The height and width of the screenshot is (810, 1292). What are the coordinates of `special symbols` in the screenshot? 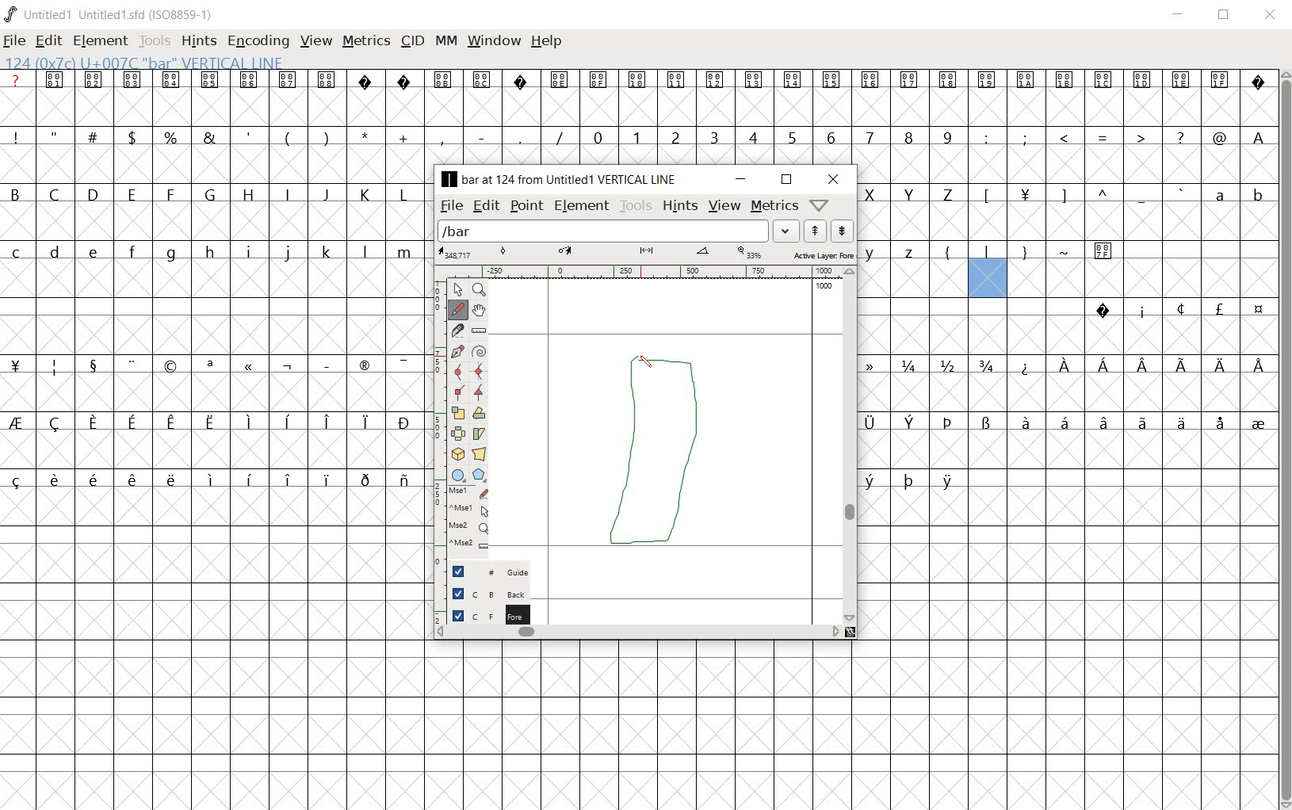 It's located at (639, 80).